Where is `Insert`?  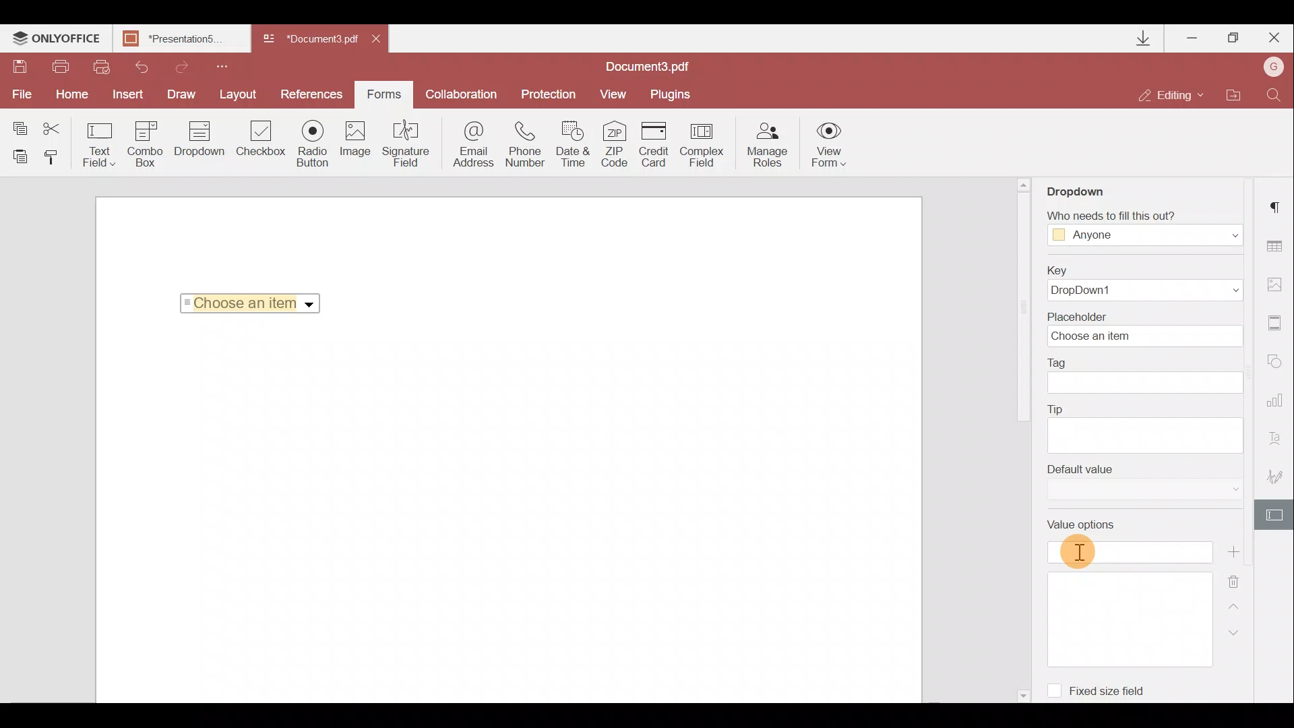
Insert is located at coordinates (125, 92).